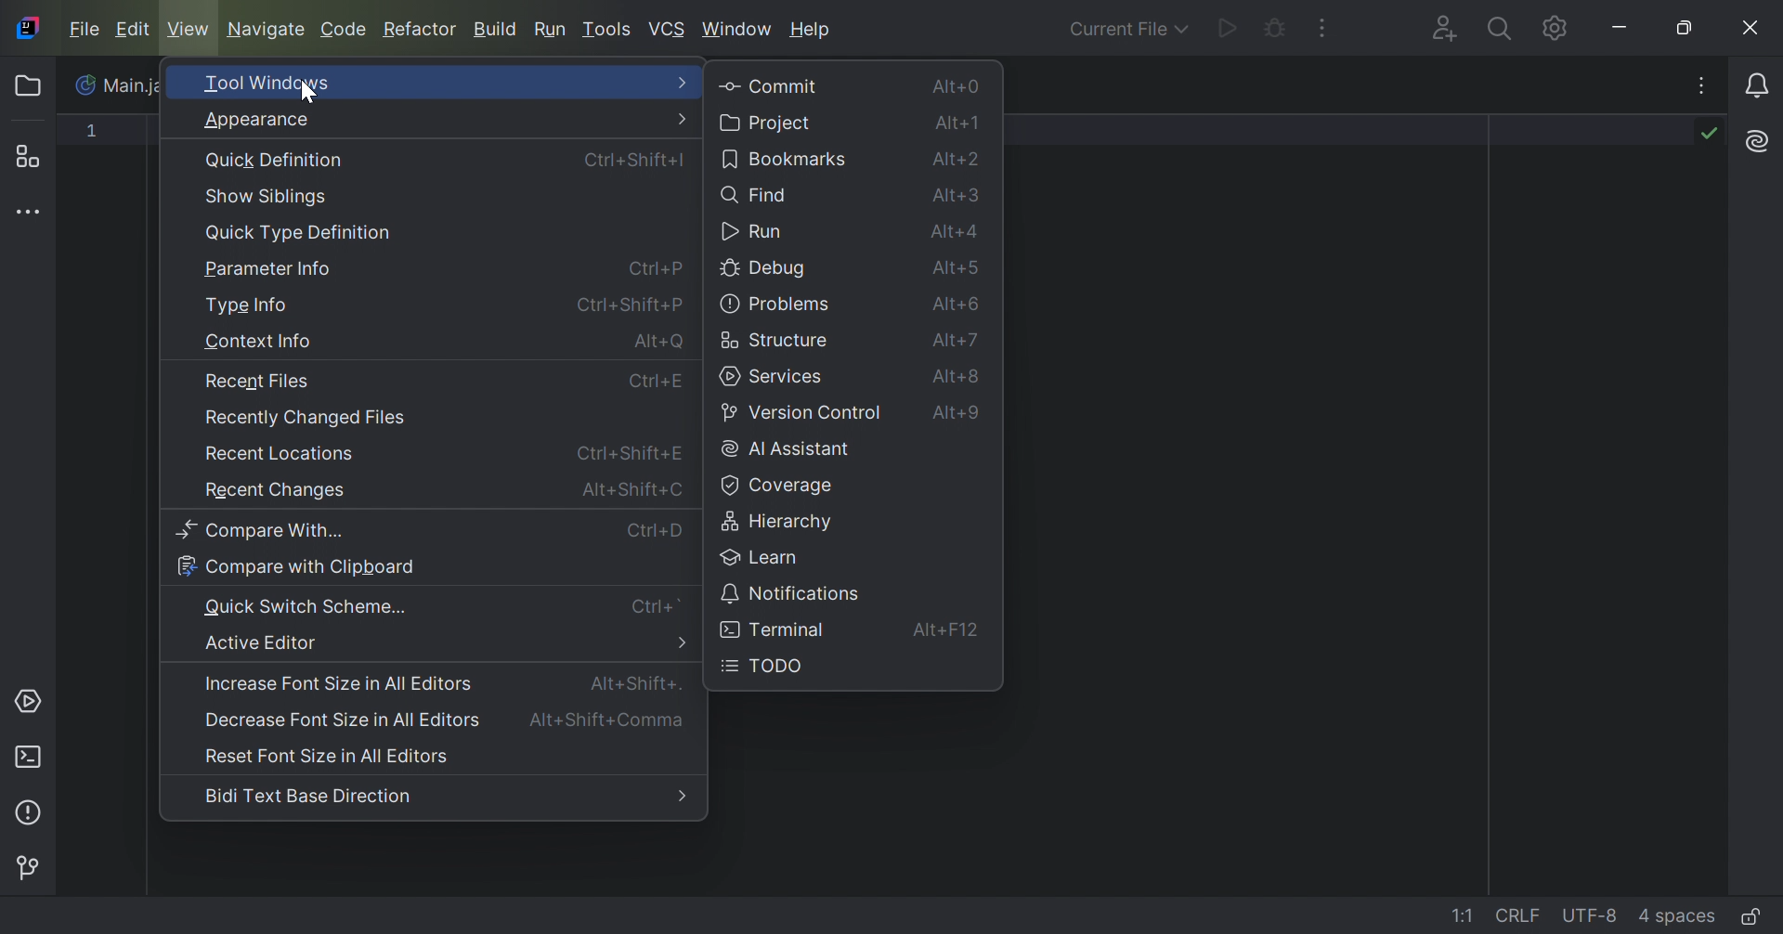  I want to click on Search everywhere, so click(1498, 32).